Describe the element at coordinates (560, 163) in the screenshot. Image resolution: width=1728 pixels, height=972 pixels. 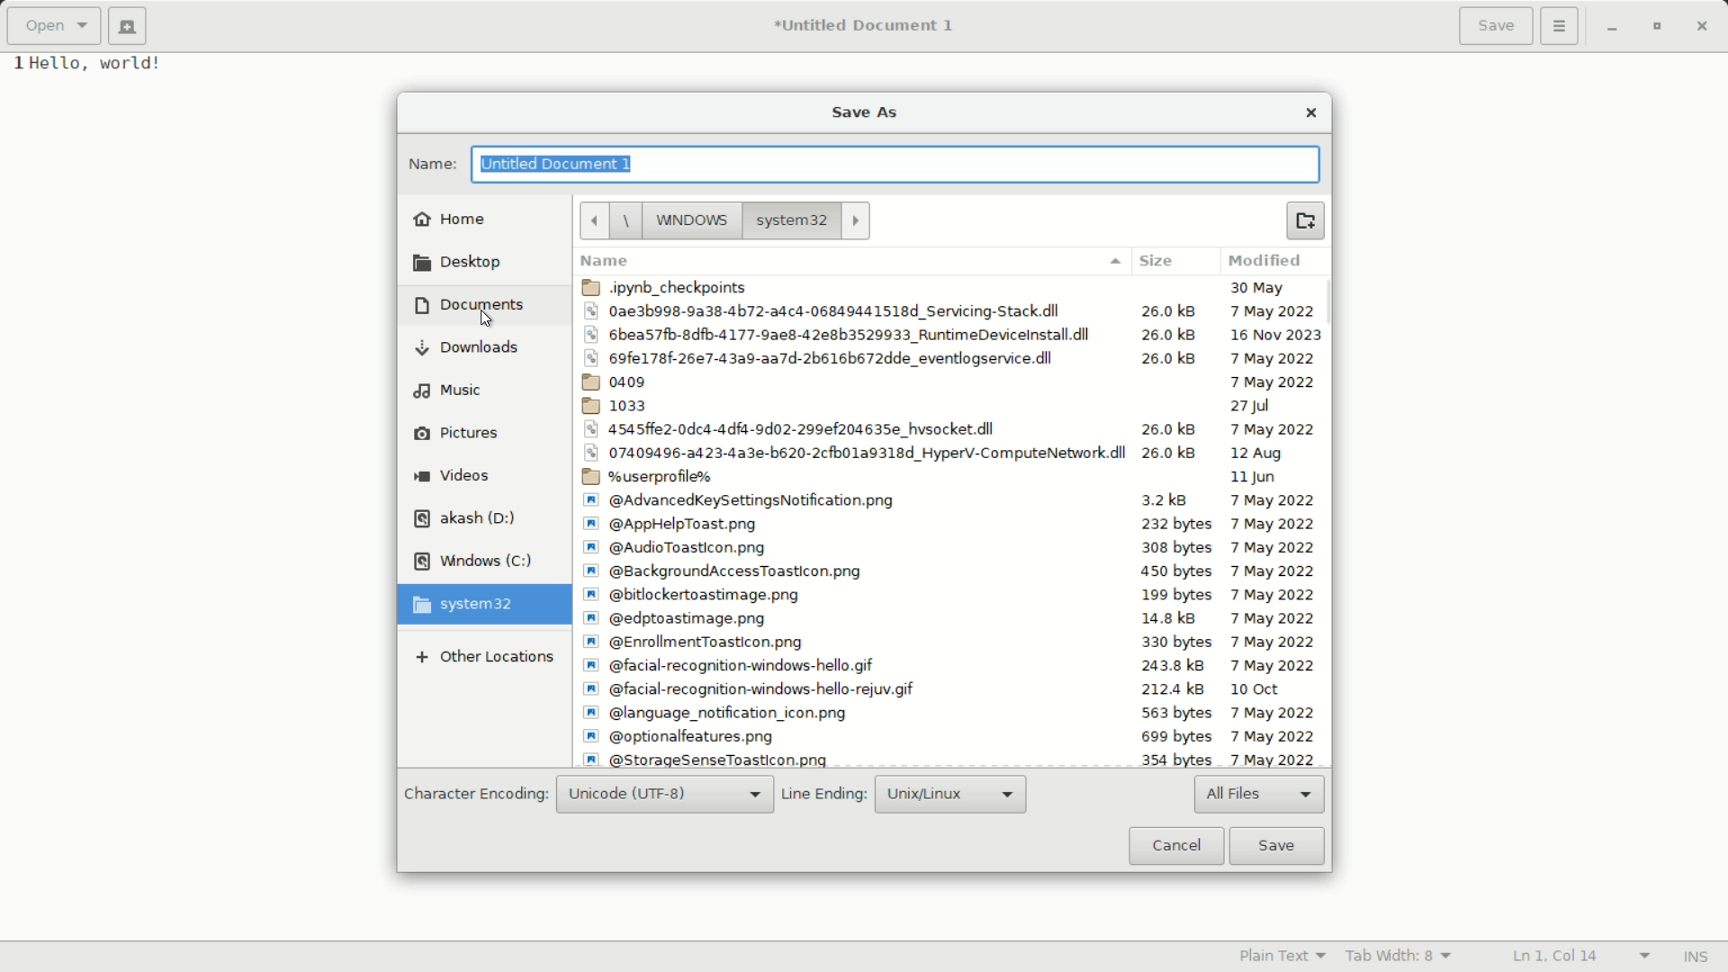
I see `untitled document 1` at that location.